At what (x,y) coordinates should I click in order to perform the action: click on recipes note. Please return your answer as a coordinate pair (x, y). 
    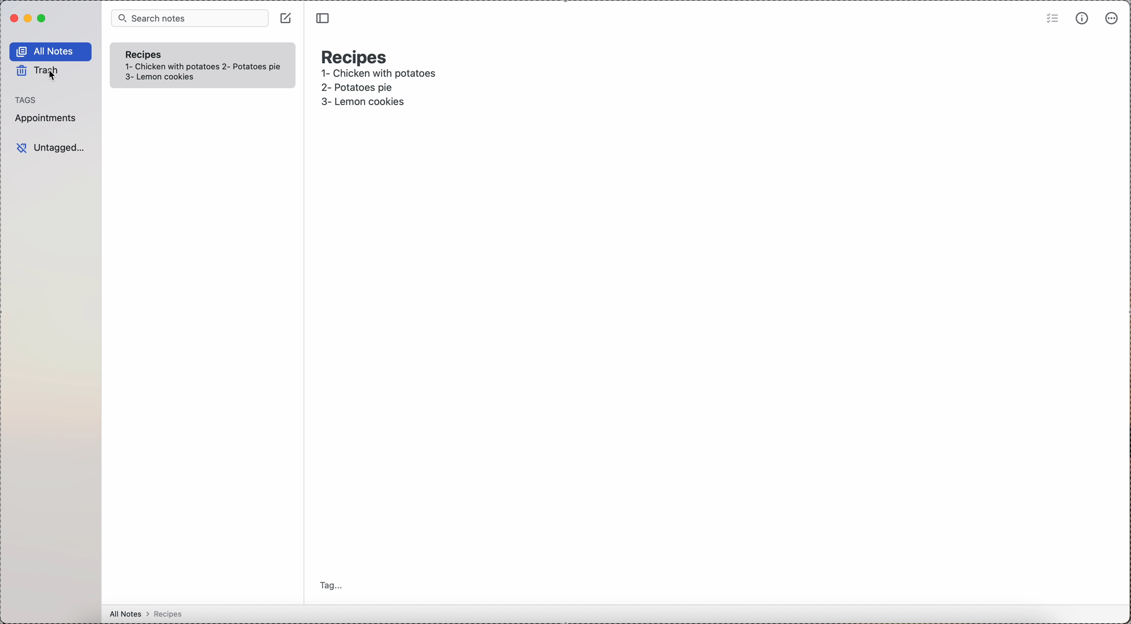
    Looking at the image, I should click on (150, 54).